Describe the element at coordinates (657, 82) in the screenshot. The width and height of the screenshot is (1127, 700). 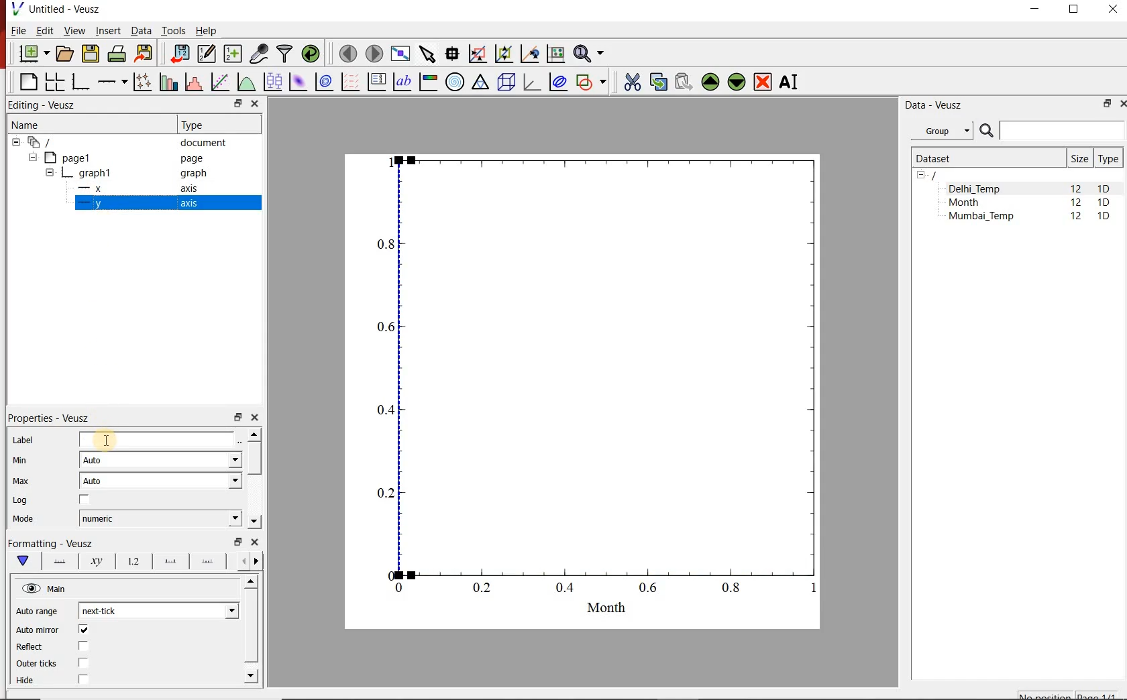
I see `copy the selected widget` at that location.